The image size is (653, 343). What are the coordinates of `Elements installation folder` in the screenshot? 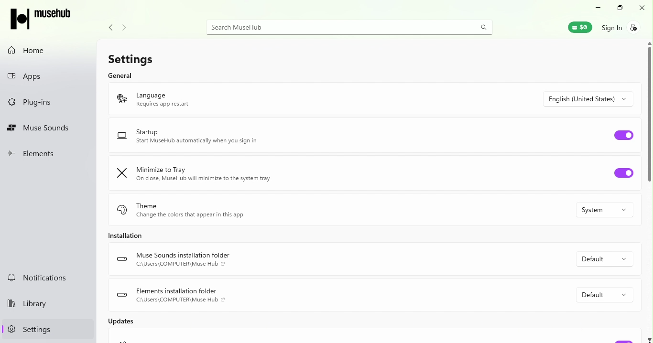 It's located at (174, 295).